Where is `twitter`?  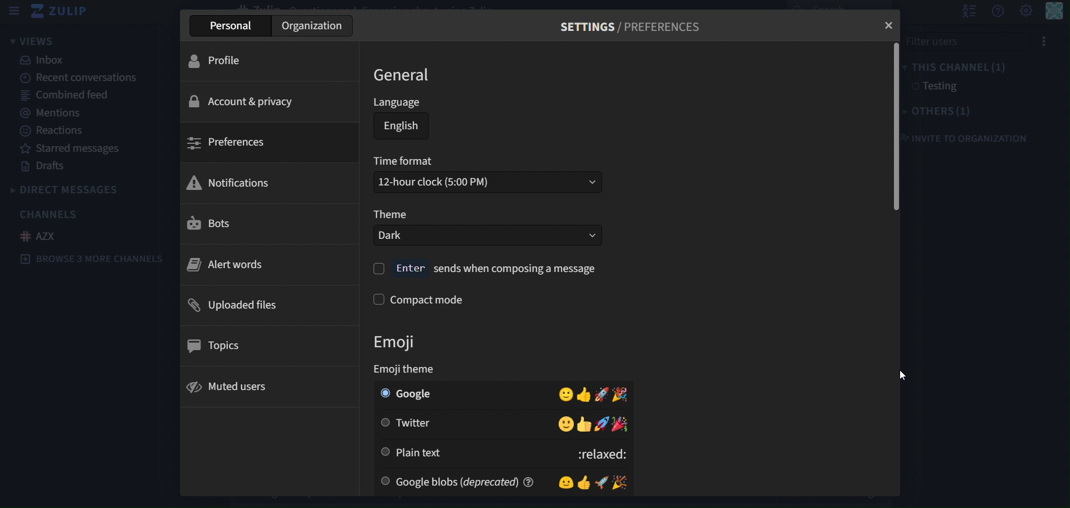 twitter is located at coordinates (465, 422).